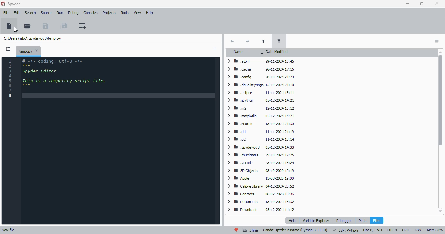 The image size is (445, 234). I want to click on > BB .matplotib 05-12-2024 14:21, so click(260, 115).